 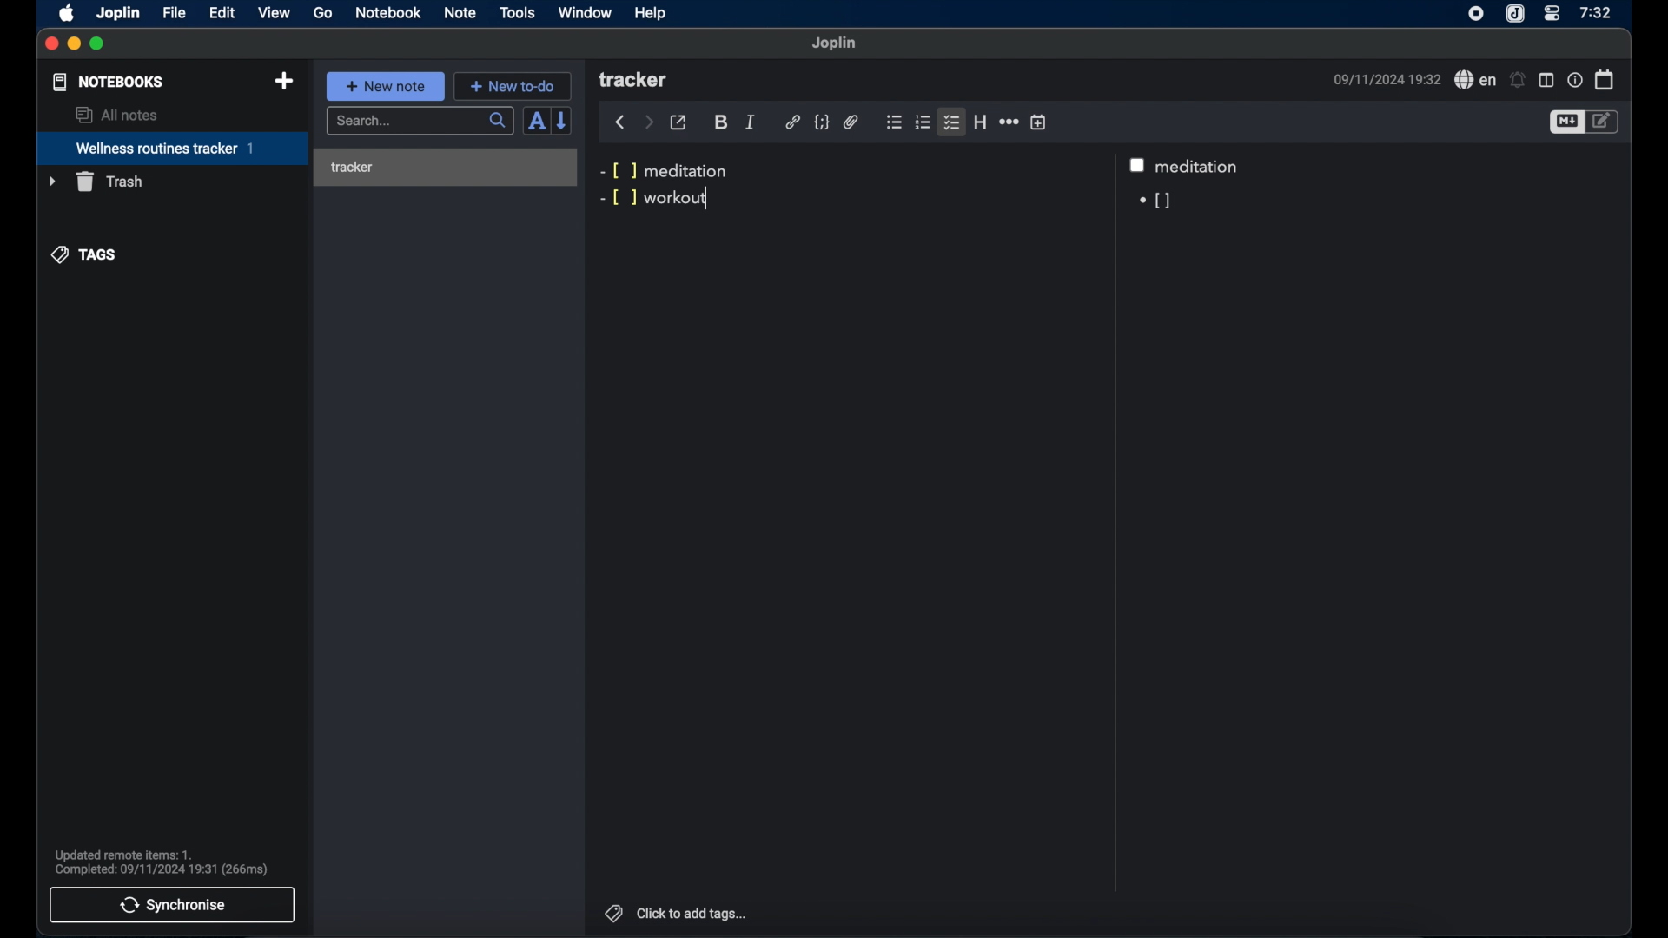 What do you see at coordinates (169, 860) in the screenshot?
I see `Updated remote items: 1. Complete: 09/11/2024 19:31 (266ms)` at bounding box center [169, 860].